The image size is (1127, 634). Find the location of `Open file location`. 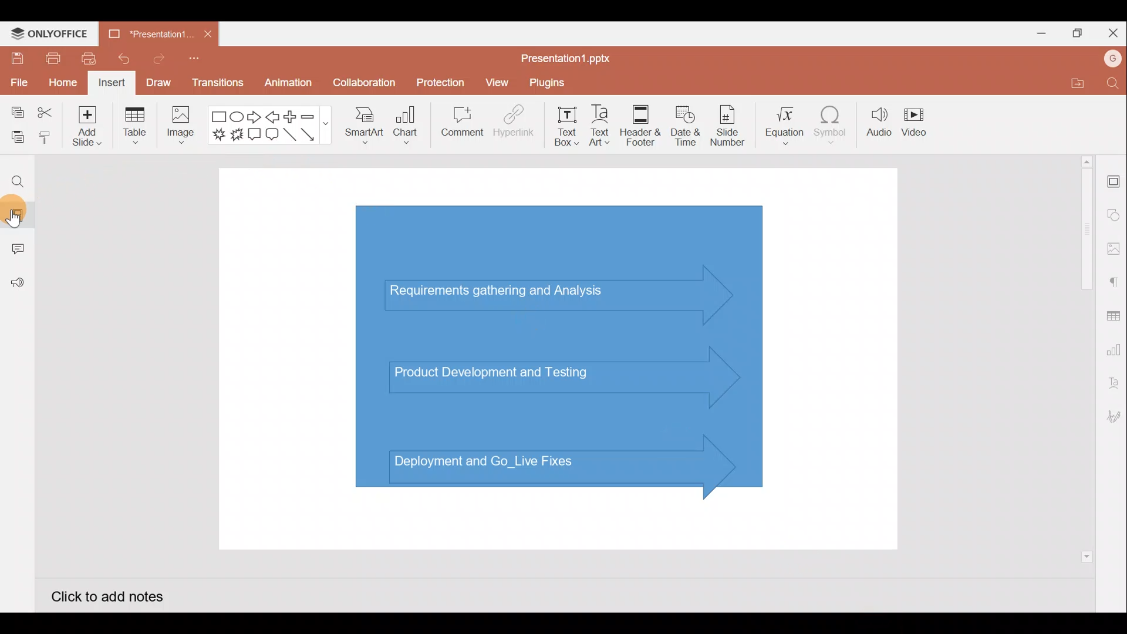

Open file location is located at coordinates (1070, 83).